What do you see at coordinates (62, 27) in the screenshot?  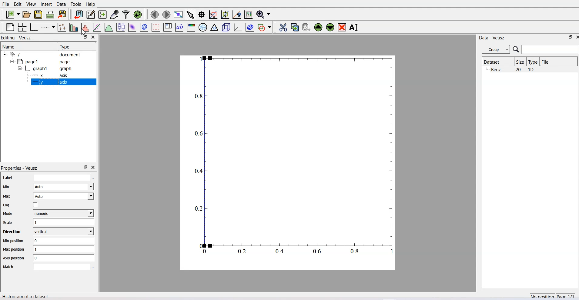 I see `Plot points with lines and errorbars` at bounding box center [62, 27].